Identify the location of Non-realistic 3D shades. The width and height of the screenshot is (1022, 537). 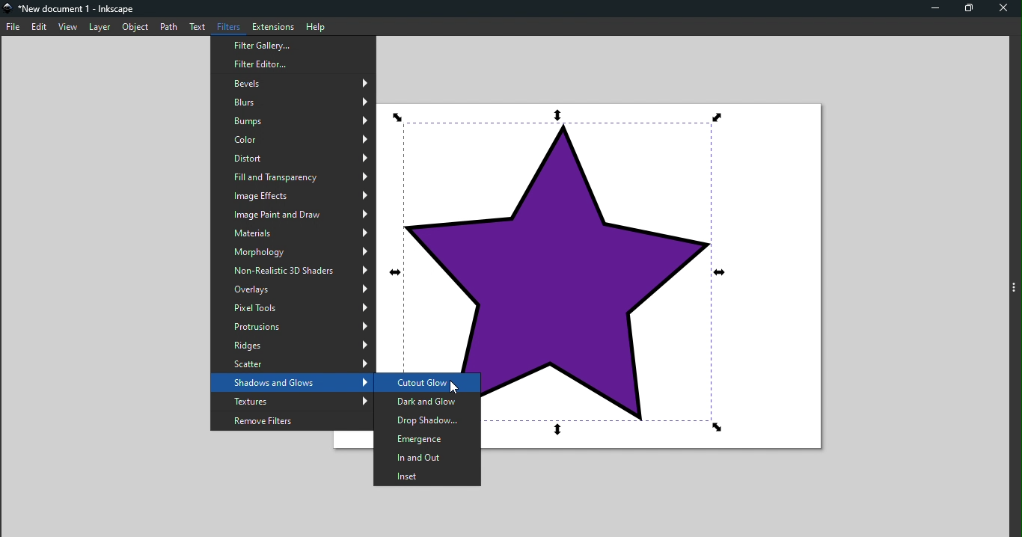
(292, 270).